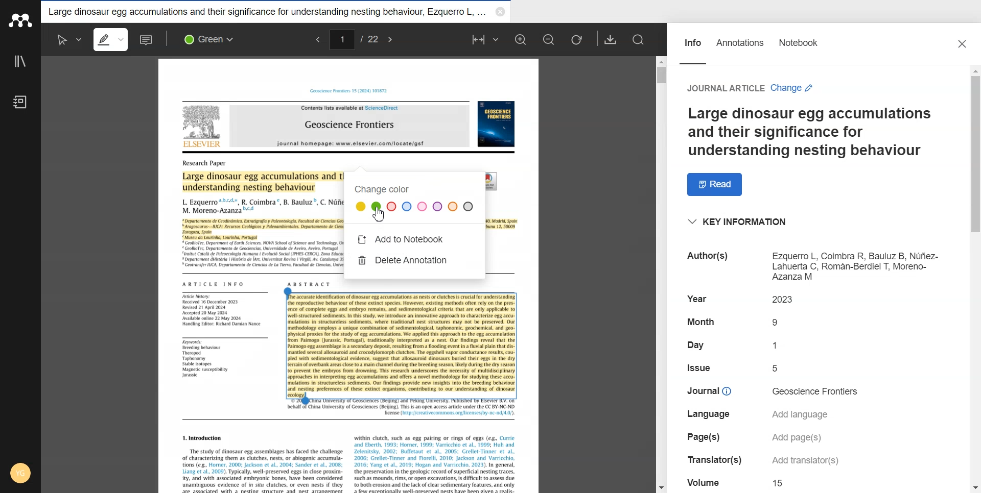 Image resolution: width=981 pixels, height=493 pixels. I want to click on Colors, so click(212, 39).